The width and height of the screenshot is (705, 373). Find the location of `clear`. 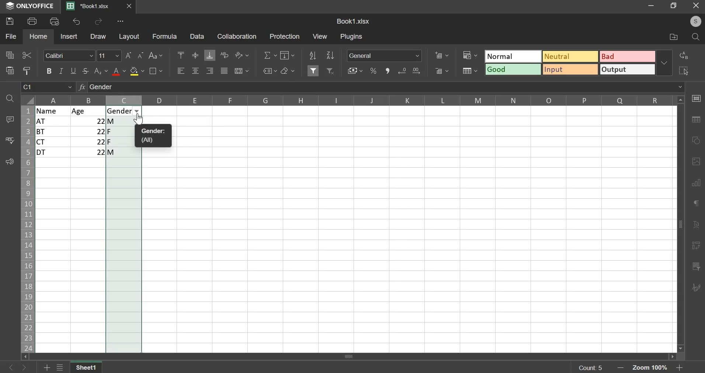

clear is located at coordinates (288, 70).